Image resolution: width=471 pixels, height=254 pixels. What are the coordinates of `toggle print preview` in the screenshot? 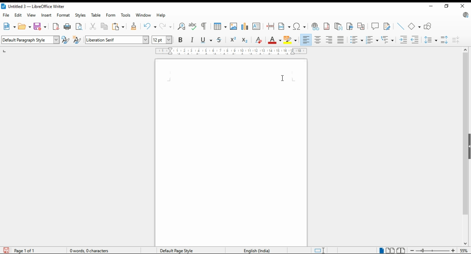 It's located at (79, 26).